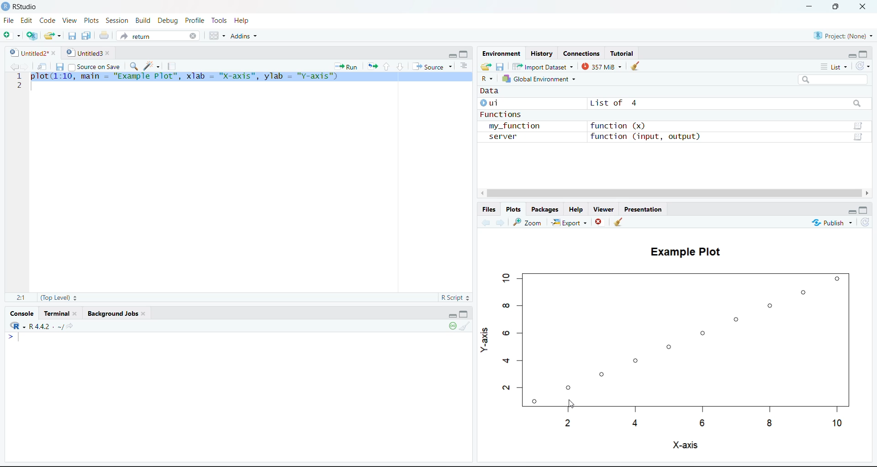 The width and height of the screenshot is (877, 467). What do you see at coordinates (216, 35) in the screenshot?
I see `Workspace panes` at bounding box center [216, 35].